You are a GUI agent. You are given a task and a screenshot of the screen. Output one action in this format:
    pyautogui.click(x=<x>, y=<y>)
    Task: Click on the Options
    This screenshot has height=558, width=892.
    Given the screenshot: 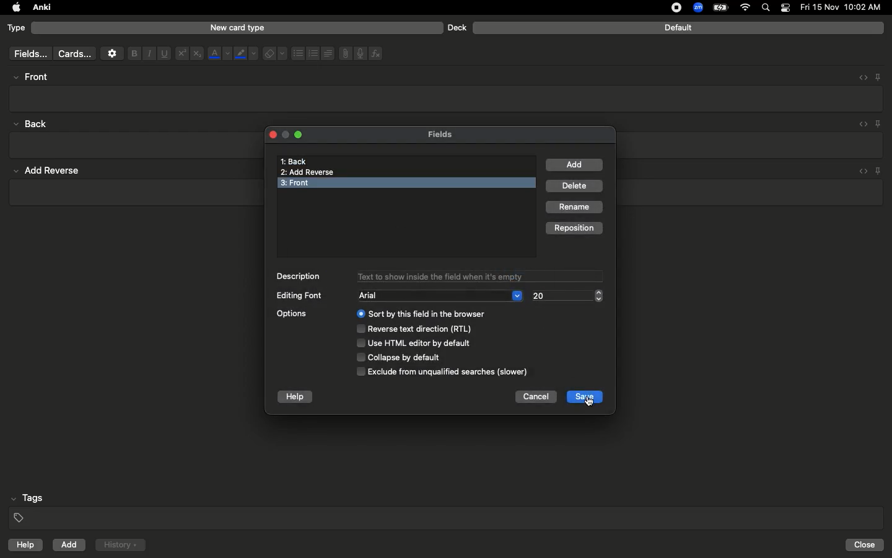 What is the action you would take?
    pyautogui.click(x=409, y=342)
    